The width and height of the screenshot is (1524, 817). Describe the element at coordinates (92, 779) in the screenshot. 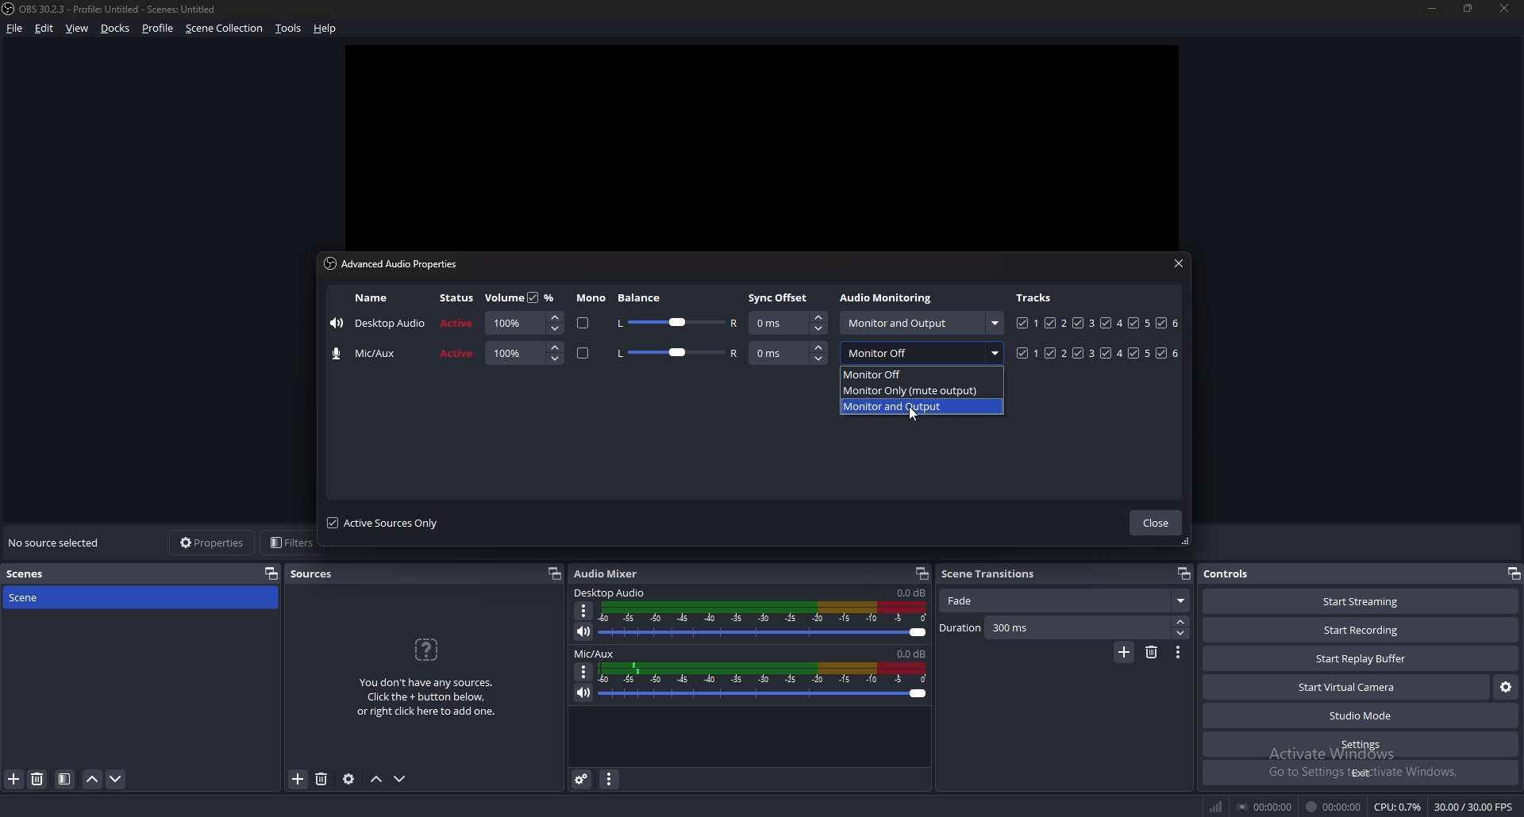

I see `move scene up` at that location.